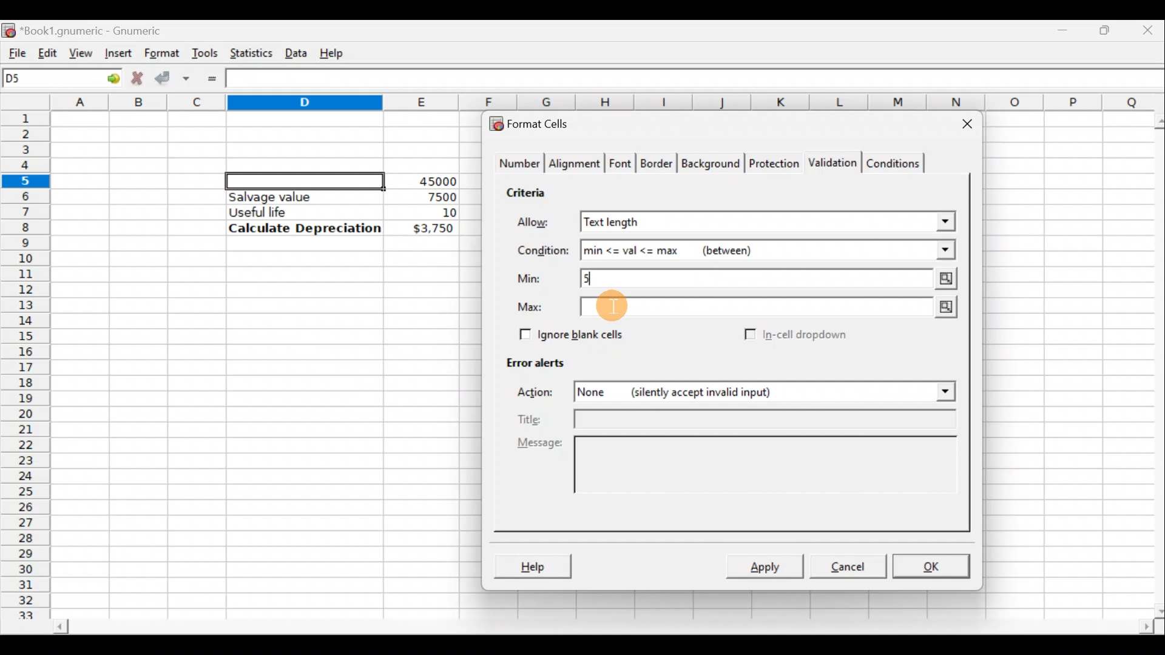 This screenshot has width=1165, height=655. What do you see at coordinates (294, 196) in the screenshot?
I see `Salvage value` at bounding box center [294, 196].